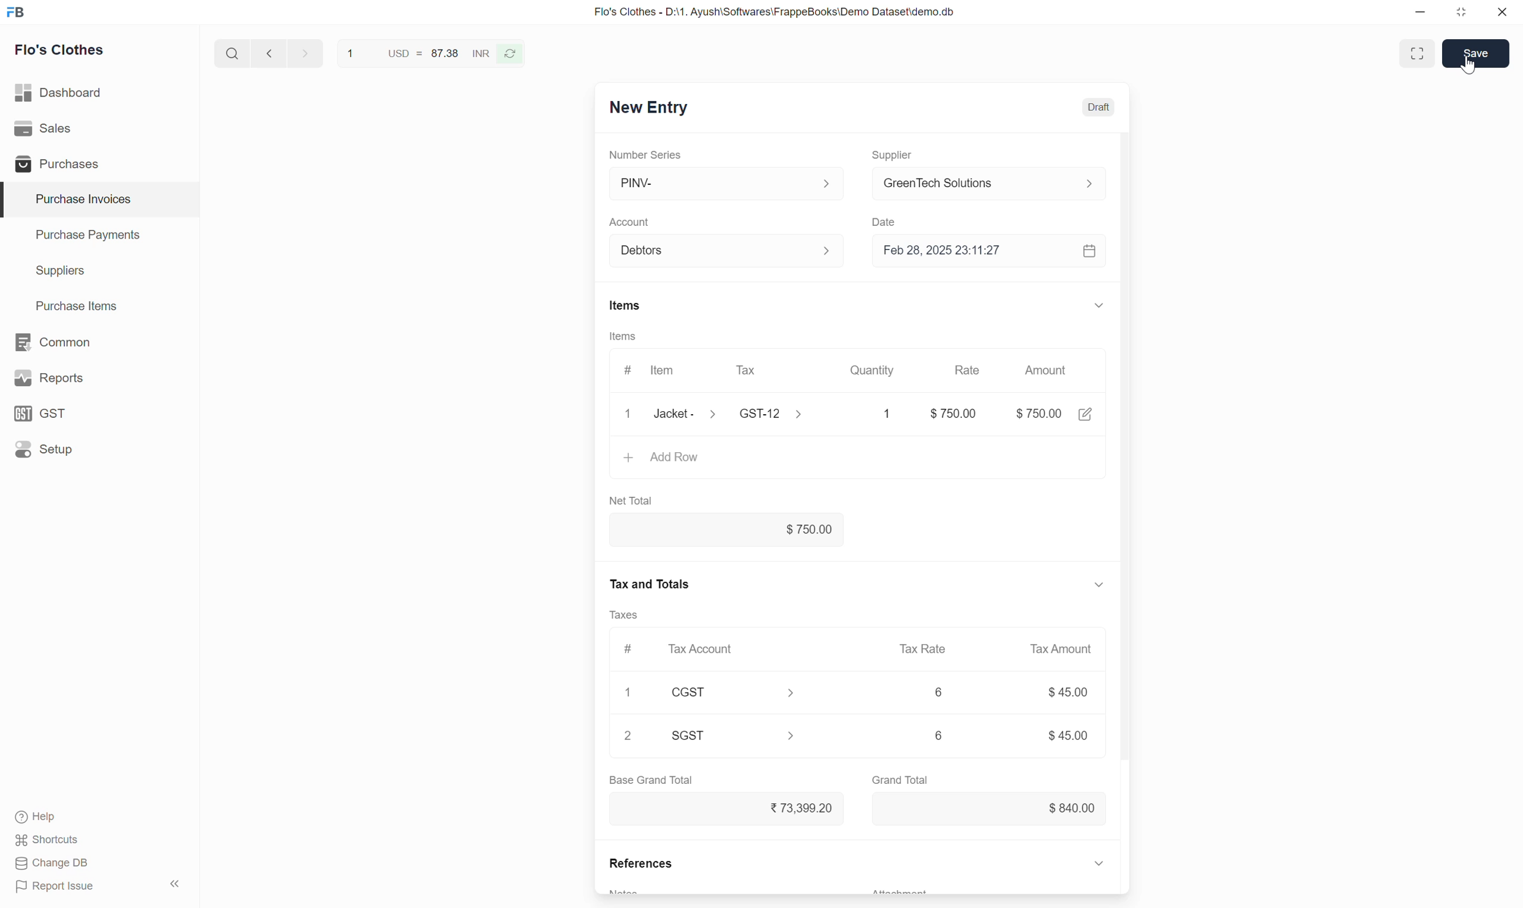 The height and width of the screenshot is (908, 1523). I want to click on Debtors, so click(729, 251).